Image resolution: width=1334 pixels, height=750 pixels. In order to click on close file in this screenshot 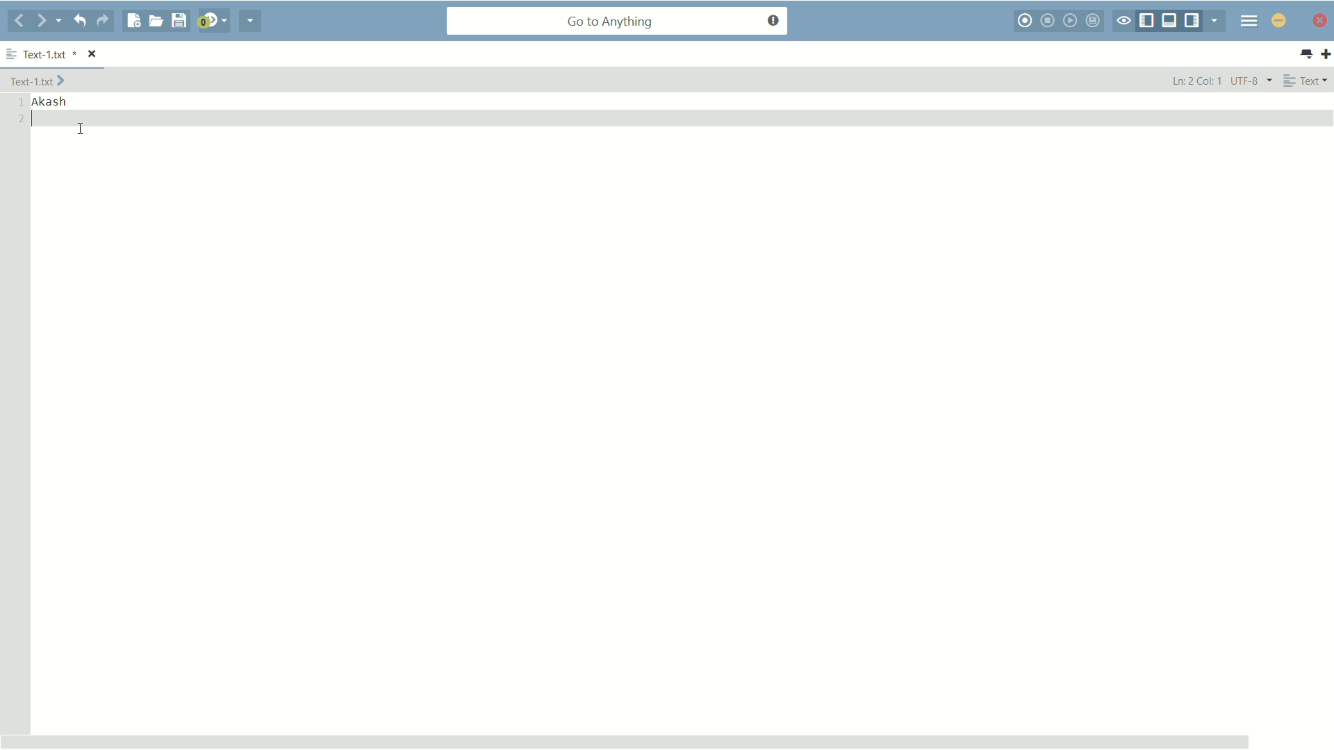, I will do `click(92, 53)`.